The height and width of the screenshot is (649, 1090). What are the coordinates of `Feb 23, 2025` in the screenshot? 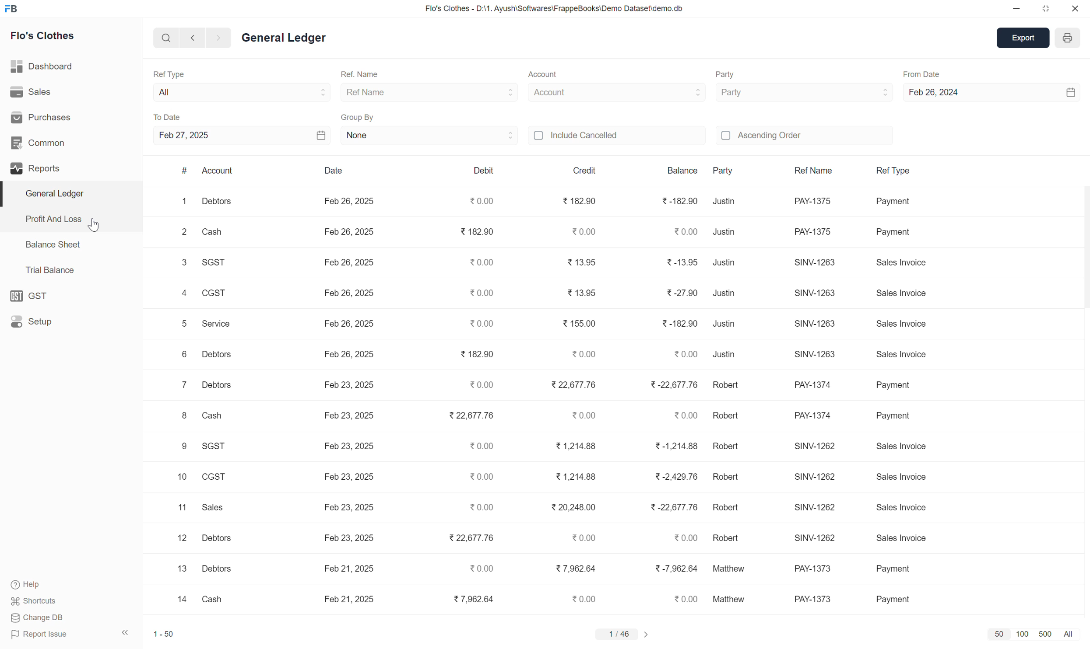 It's located at (348, 478).